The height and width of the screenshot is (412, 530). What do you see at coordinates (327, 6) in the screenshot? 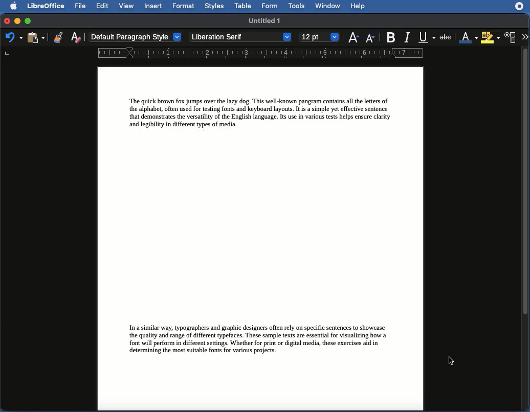
I see `Window` at bounding box center [327, 6].